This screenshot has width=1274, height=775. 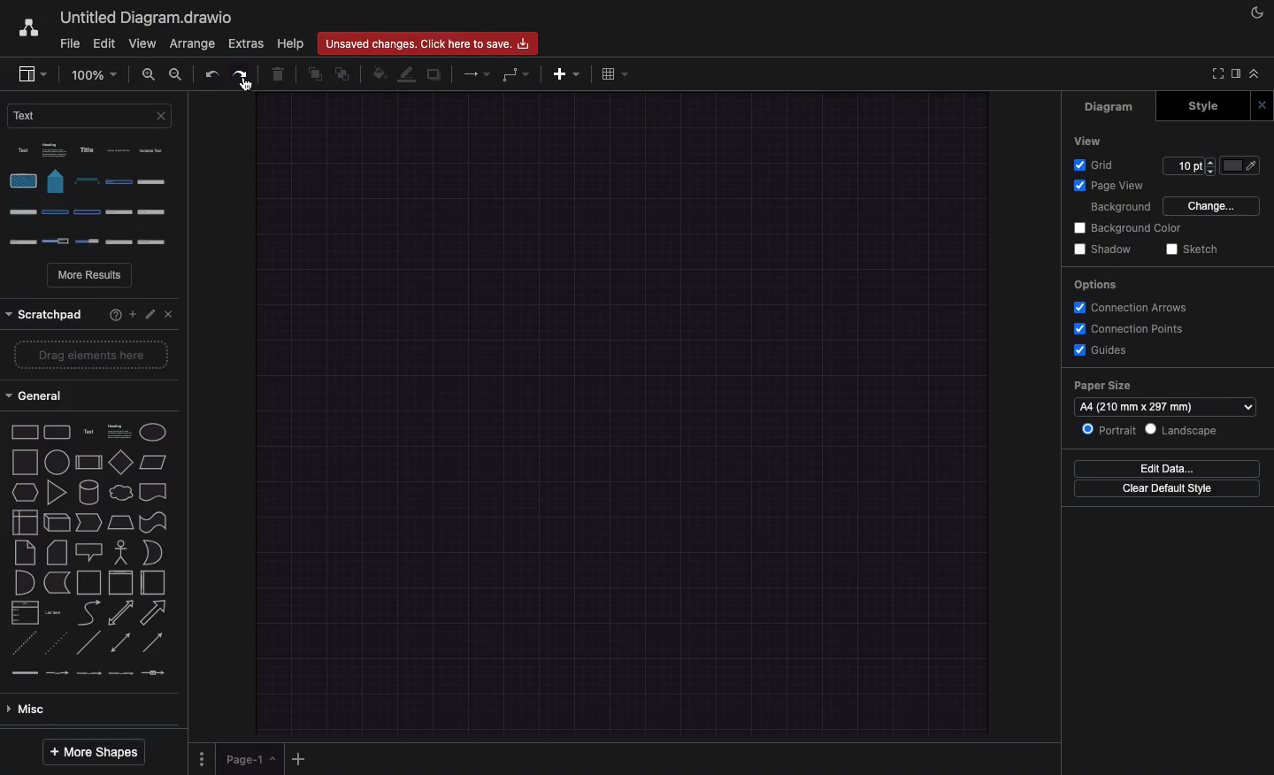 I want to click on Sketch, so click(x=1195, y=248).